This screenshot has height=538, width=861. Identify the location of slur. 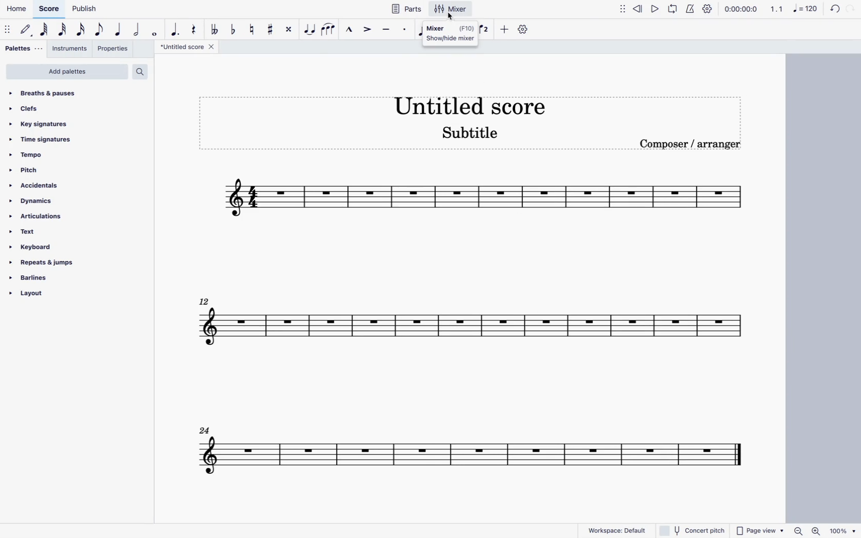
(329, 29).